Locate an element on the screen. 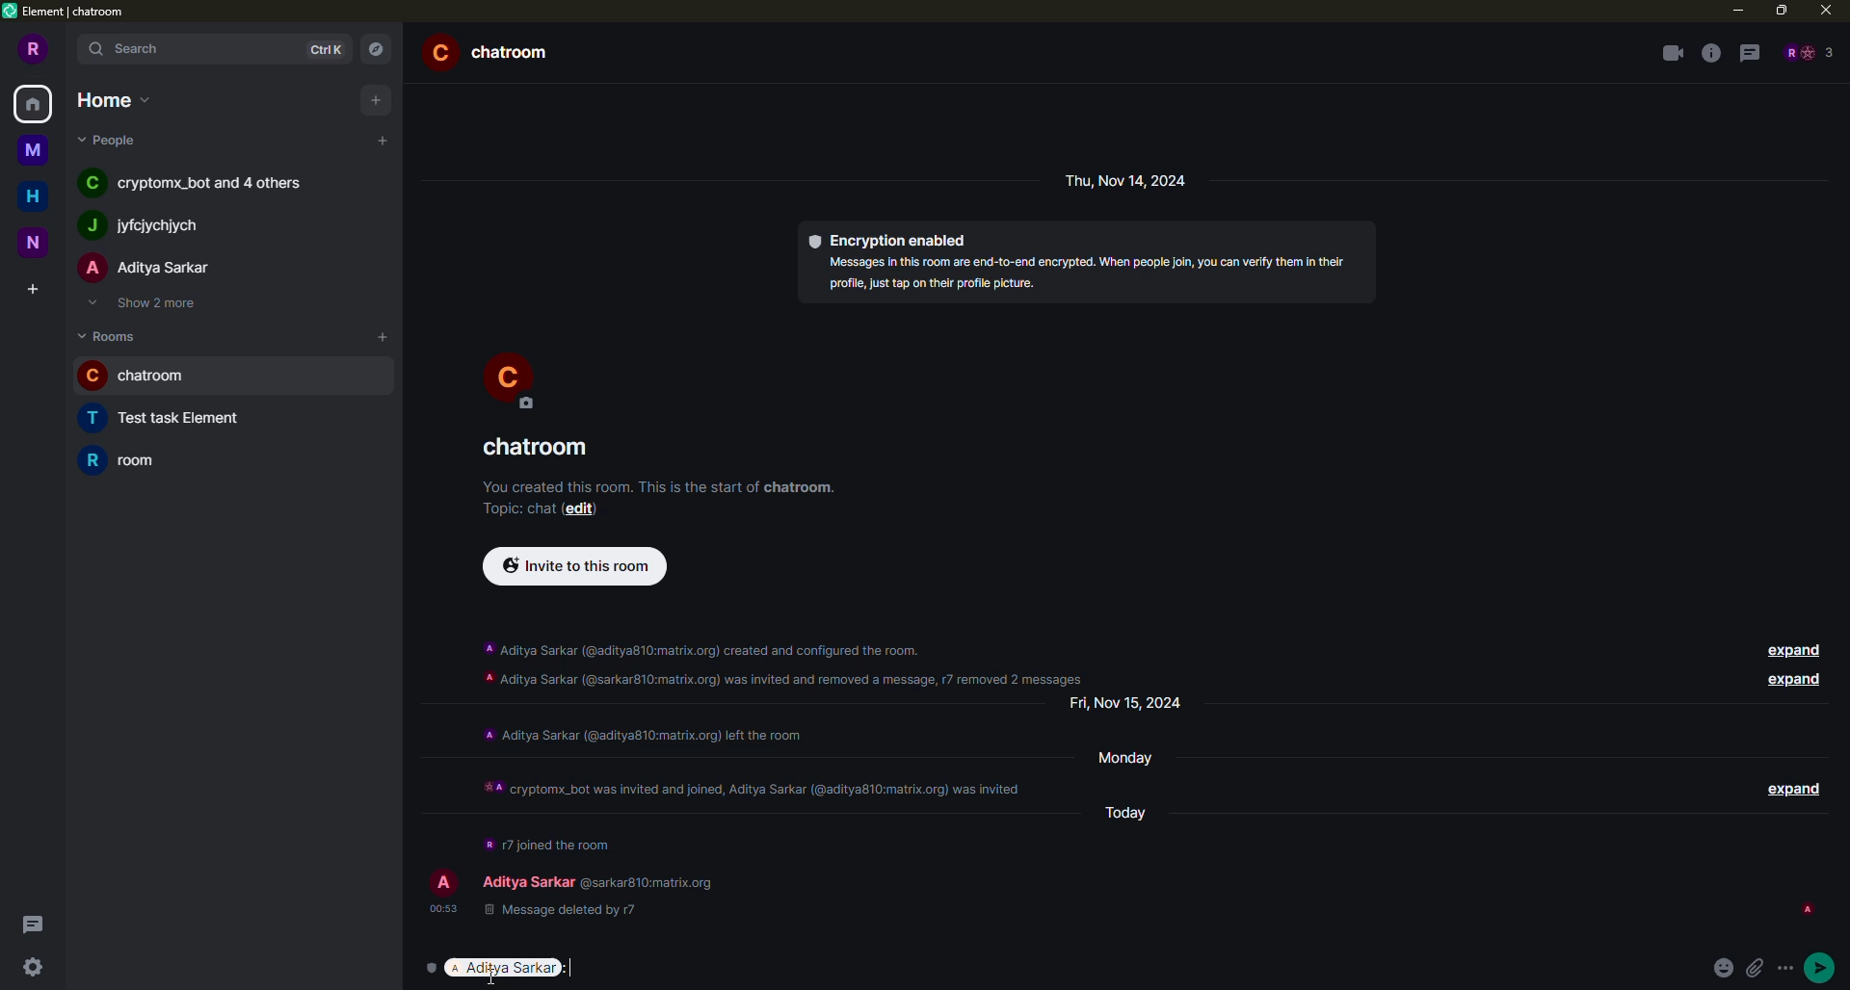 The height and width of the screenshot is (990, 1850). people is located at coordinates (142, 226).